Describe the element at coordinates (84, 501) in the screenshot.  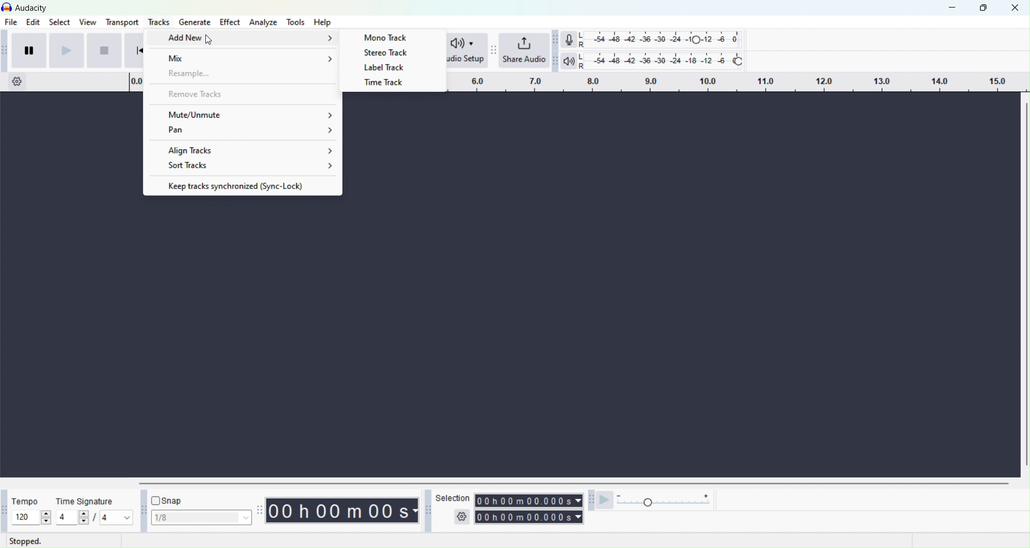
I see `Time signature` at that location.